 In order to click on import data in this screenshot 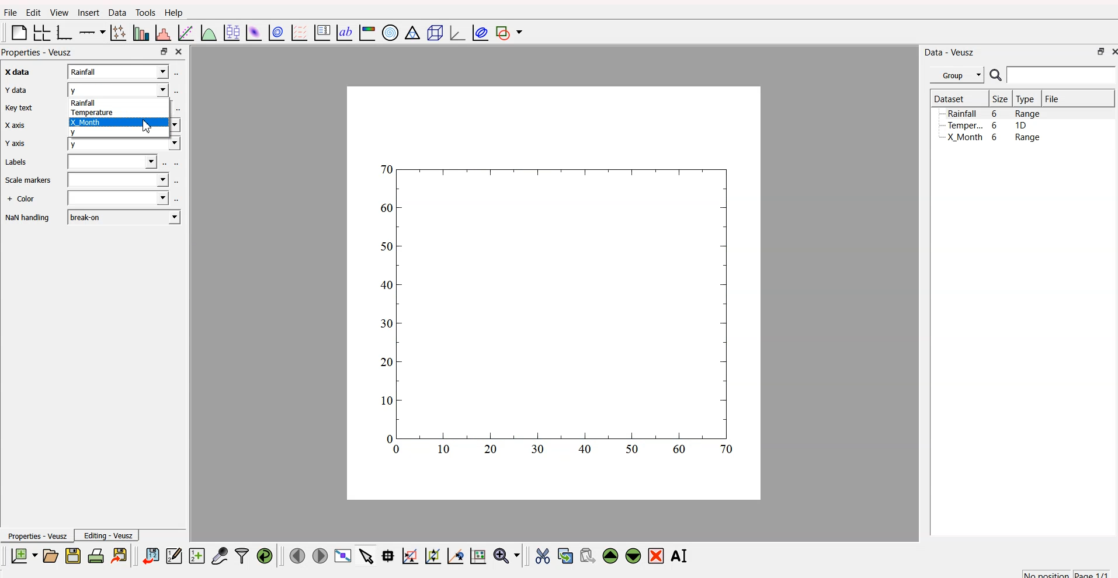, I will do `click(152, 556)`.